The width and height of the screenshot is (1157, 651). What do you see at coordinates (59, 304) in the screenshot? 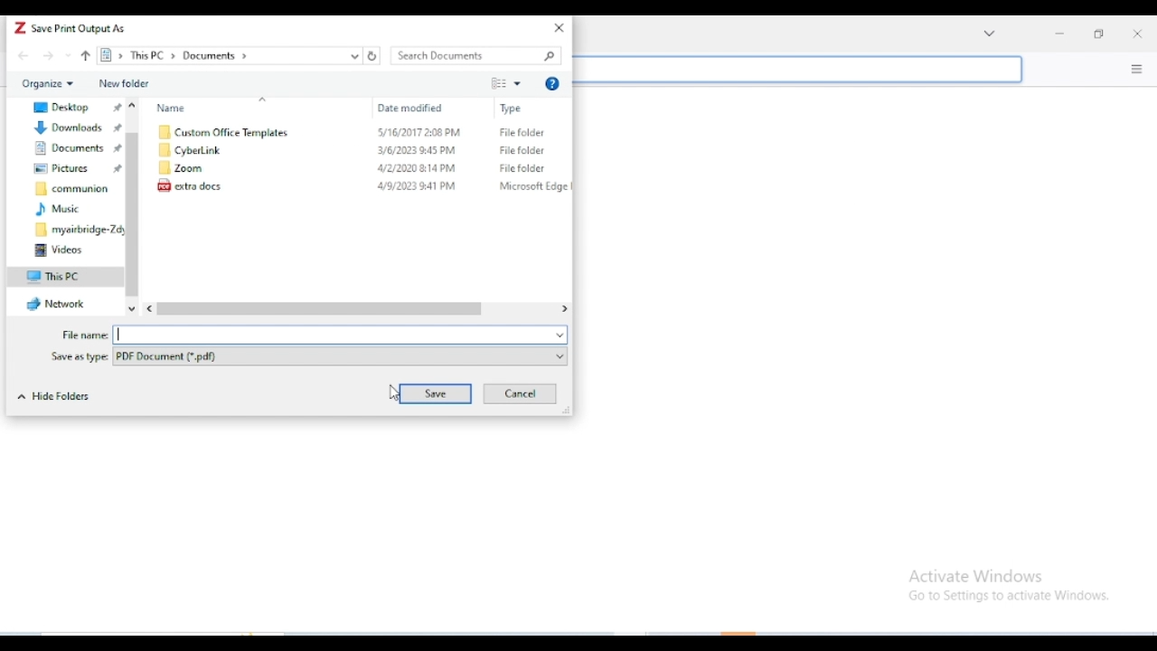
I see `network` at bounding box center [59, 304].